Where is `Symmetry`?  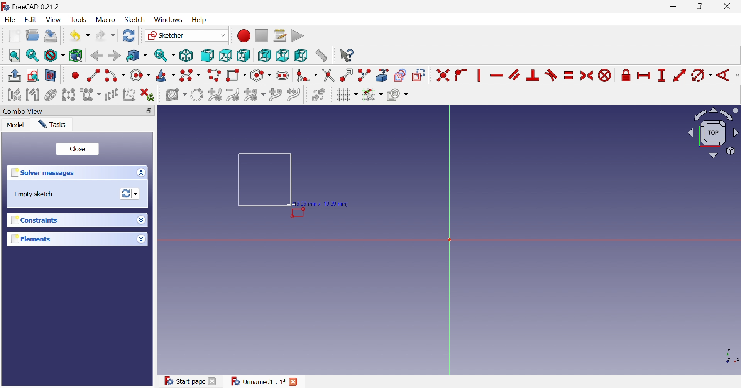 Symmetry is located at coordinates (68, 95).